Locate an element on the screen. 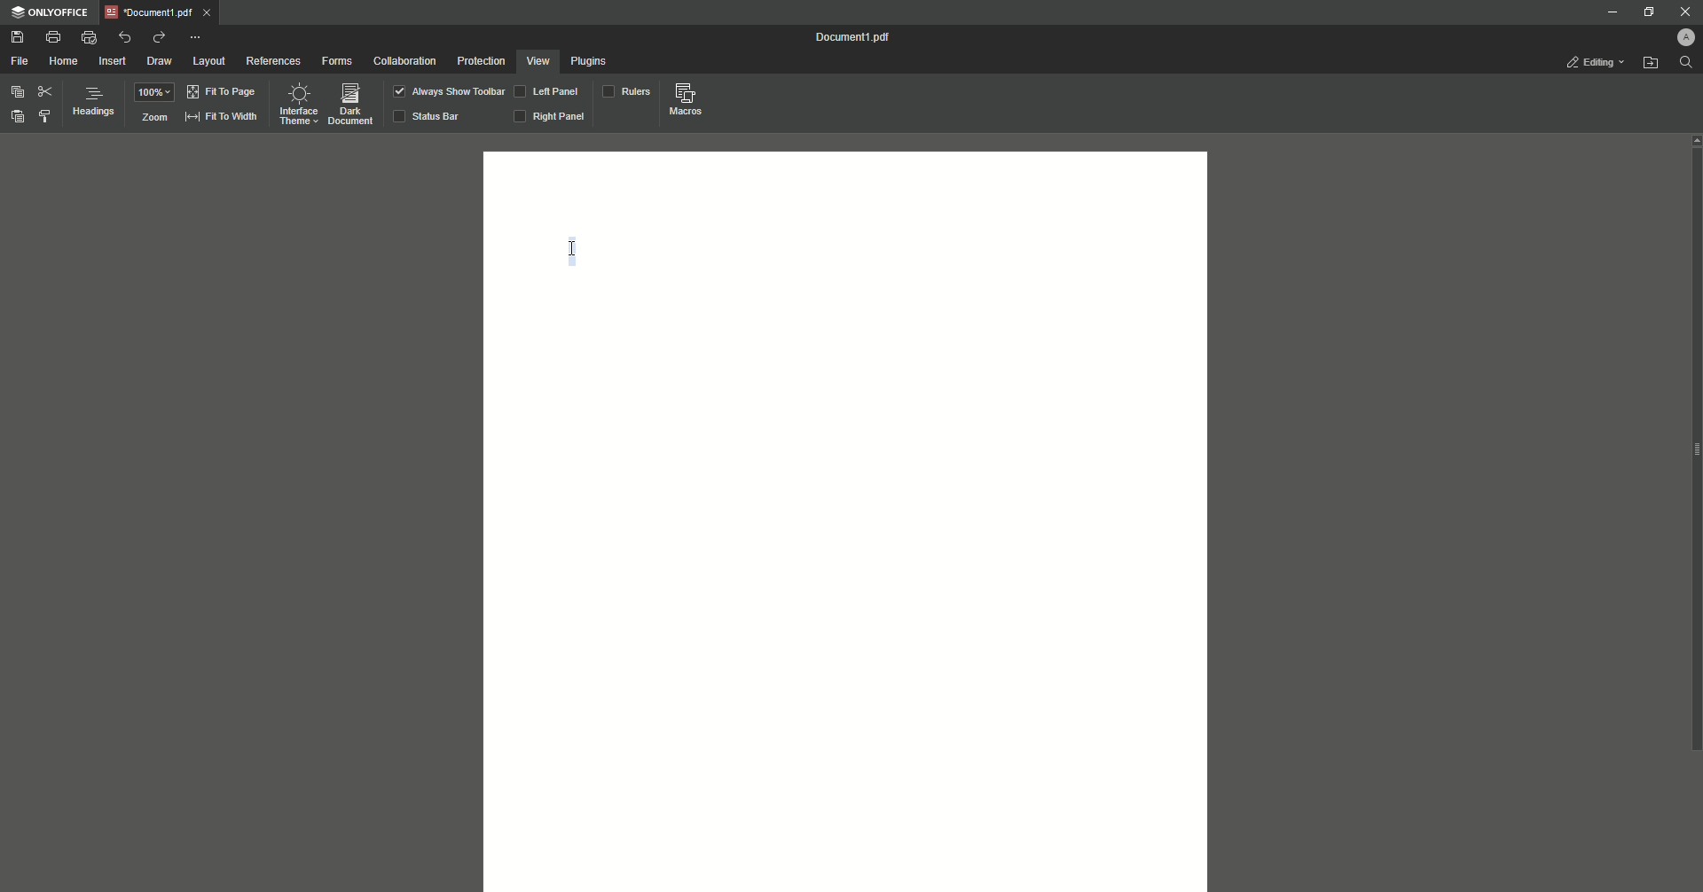  Macros is located at coordinates (682, 98).